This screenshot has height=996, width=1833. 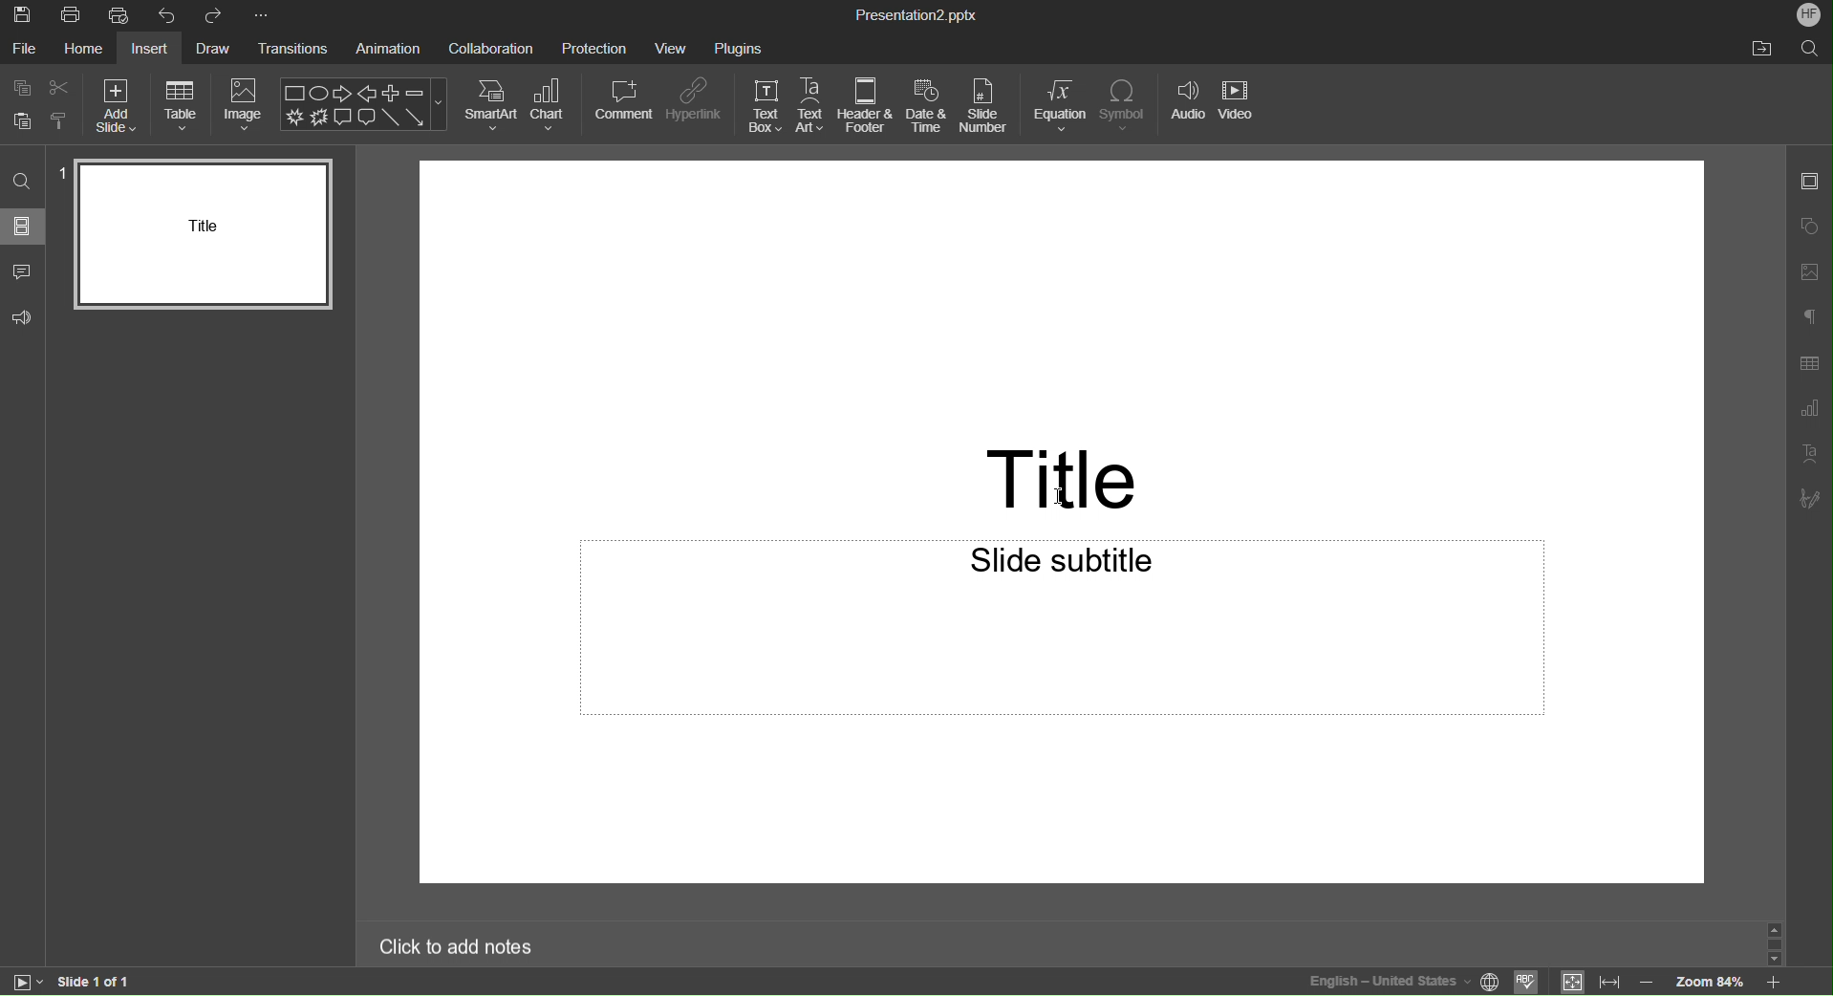 What do you see at coordinates (988, 105) in the screenshot?
I see `Slide Number` at bounding box center [988, 105].